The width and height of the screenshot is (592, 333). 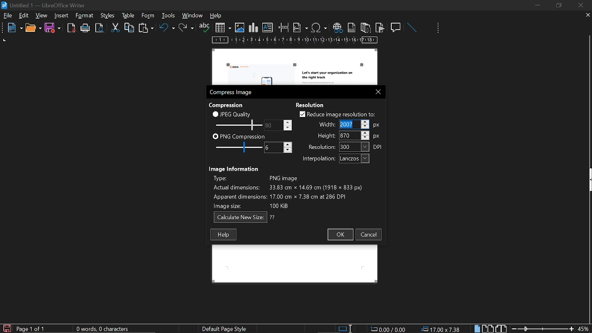 I want to click on close, so click(x=376, y=91).